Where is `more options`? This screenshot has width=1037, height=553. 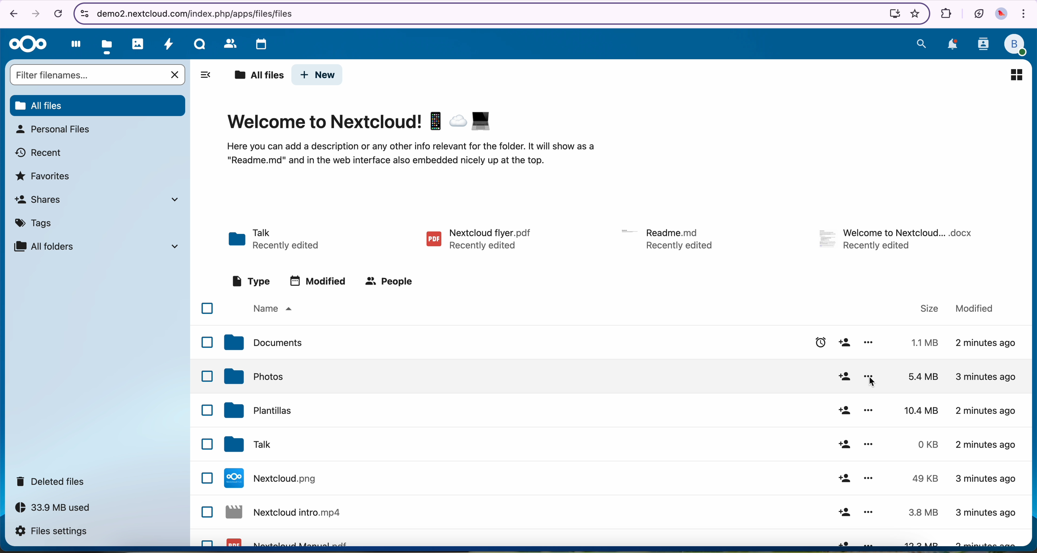
more options is located at coordinates (868, 479).